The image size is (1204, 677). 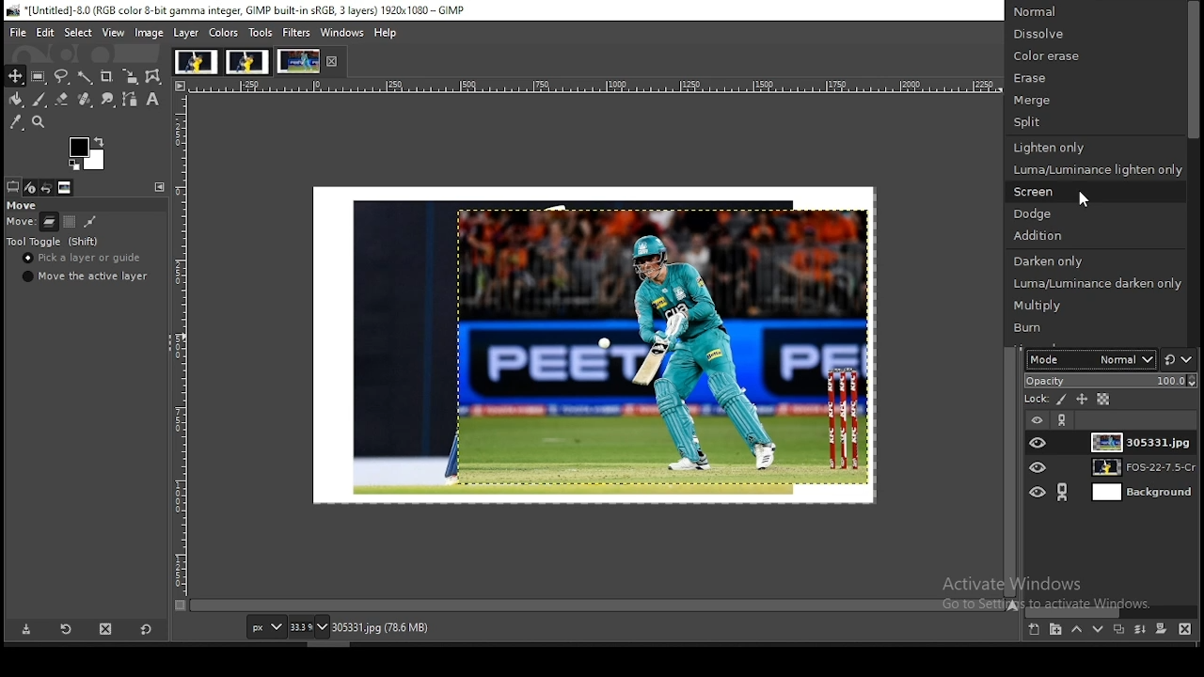 What do you see at coordinates (1133, 492) in the screenshot?
I see `layer` at bounding box center [1133, 492].